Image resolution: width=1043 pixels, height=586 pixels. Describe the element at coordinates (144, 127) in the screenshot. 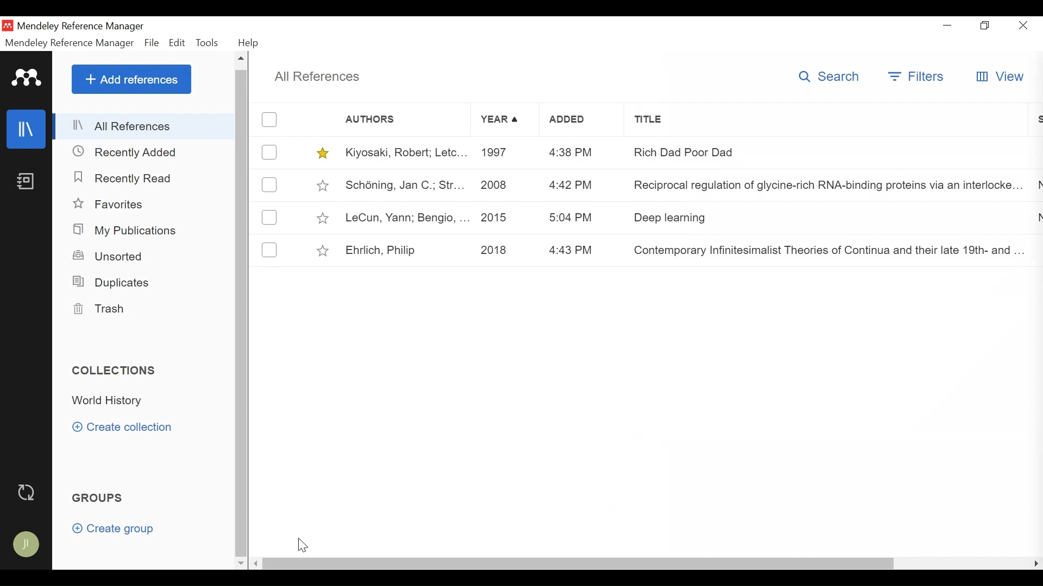

I see `All References` at that location.